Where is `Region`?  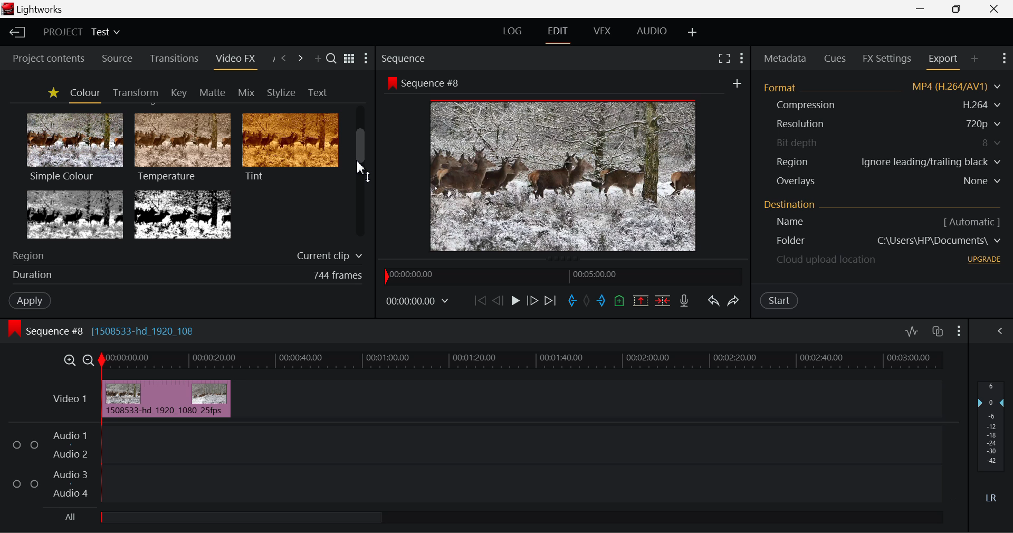 Region is located at coordinates (31, 255).